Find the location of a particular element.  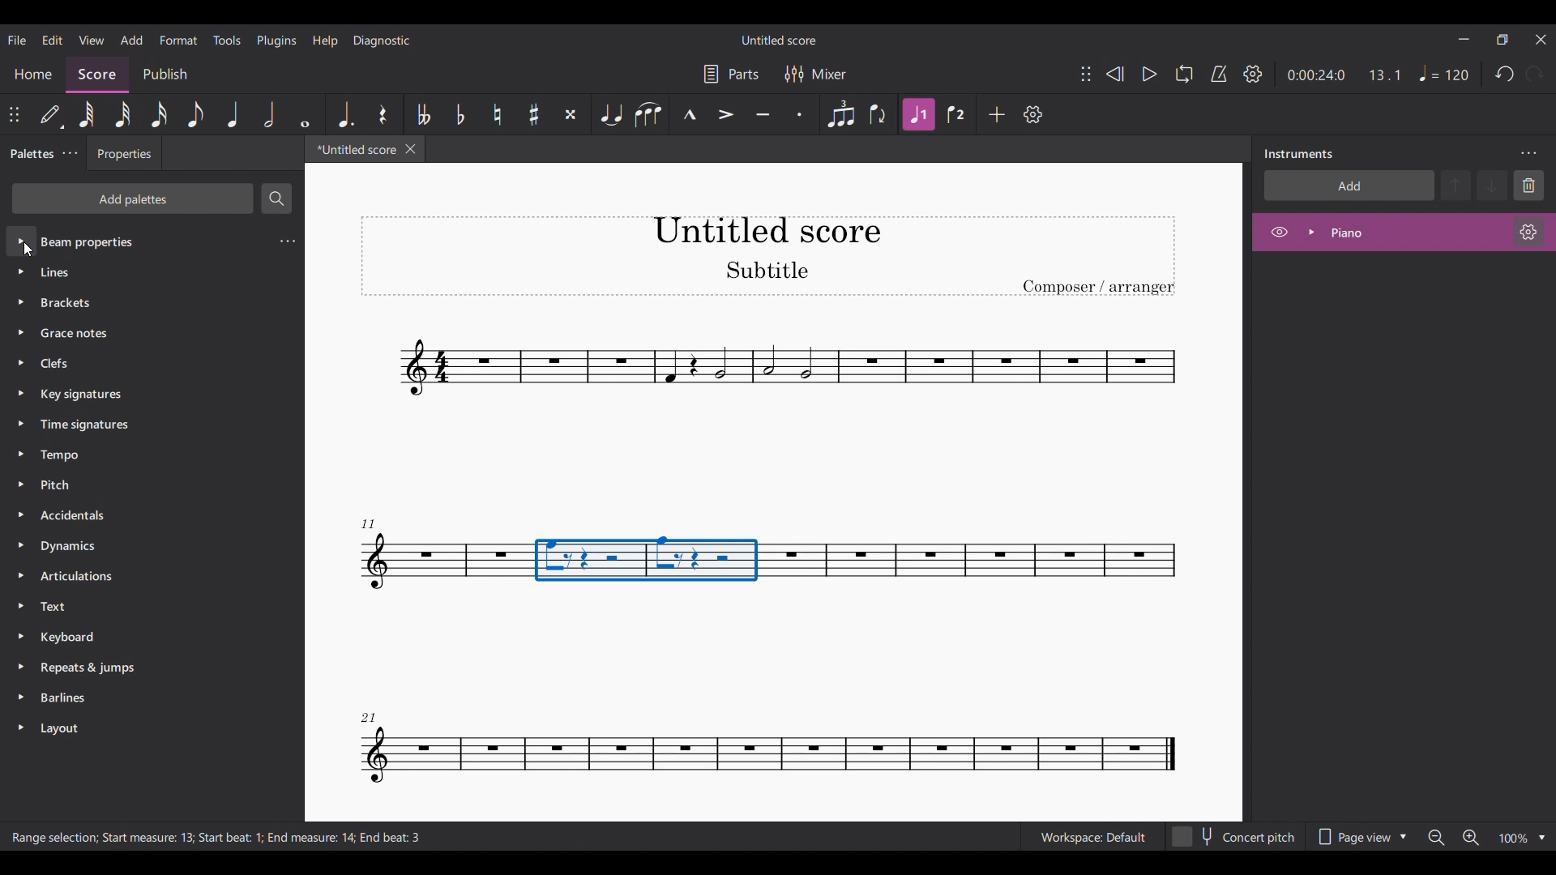

Add instrument is located at coordinates (1349, 185).